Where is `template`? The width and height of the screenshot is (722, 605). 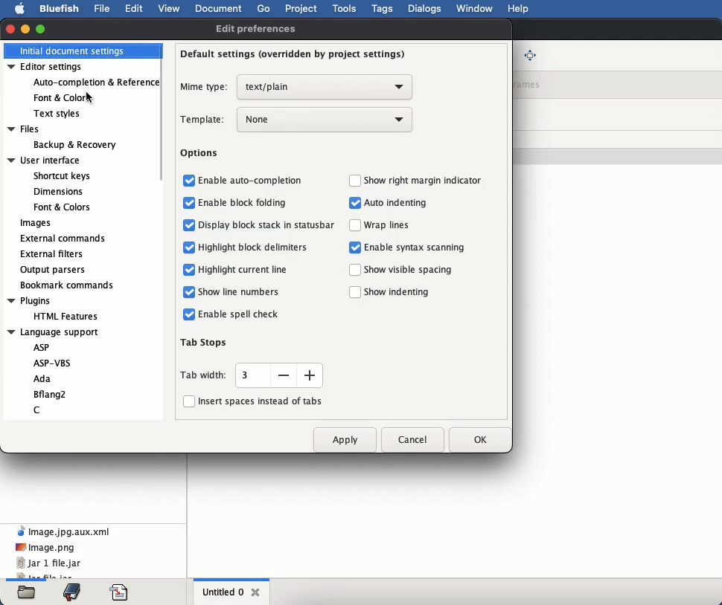
template is located at coordinates (204, 120).